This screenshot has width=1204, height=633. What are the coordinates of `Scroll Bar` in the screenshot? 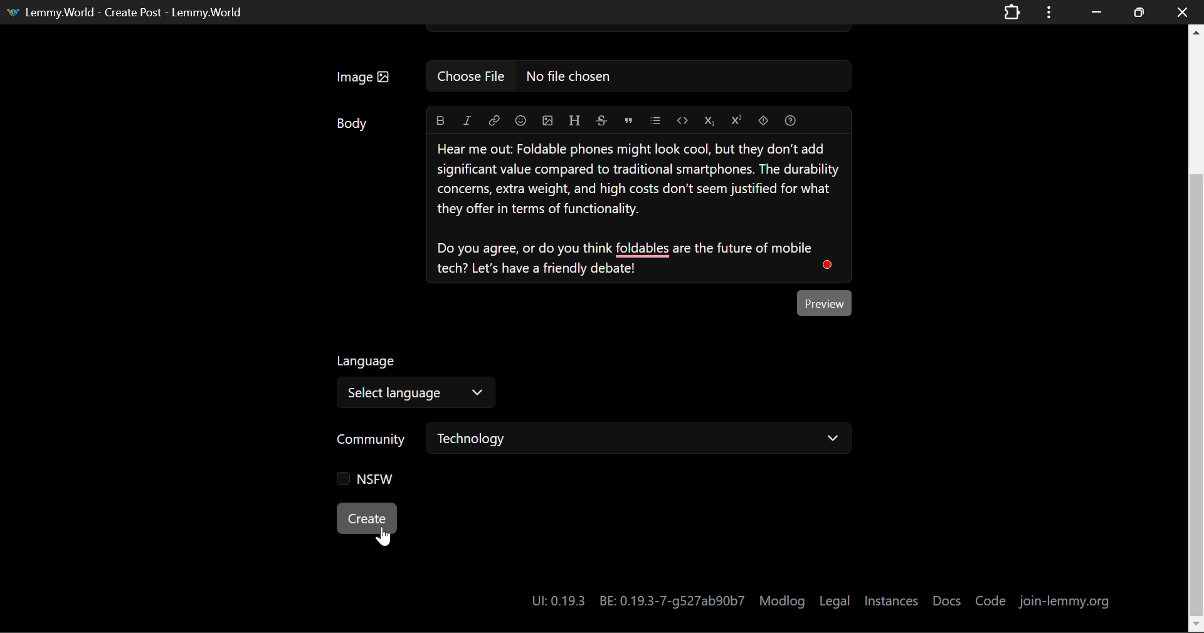 It's located at (1196, 325).